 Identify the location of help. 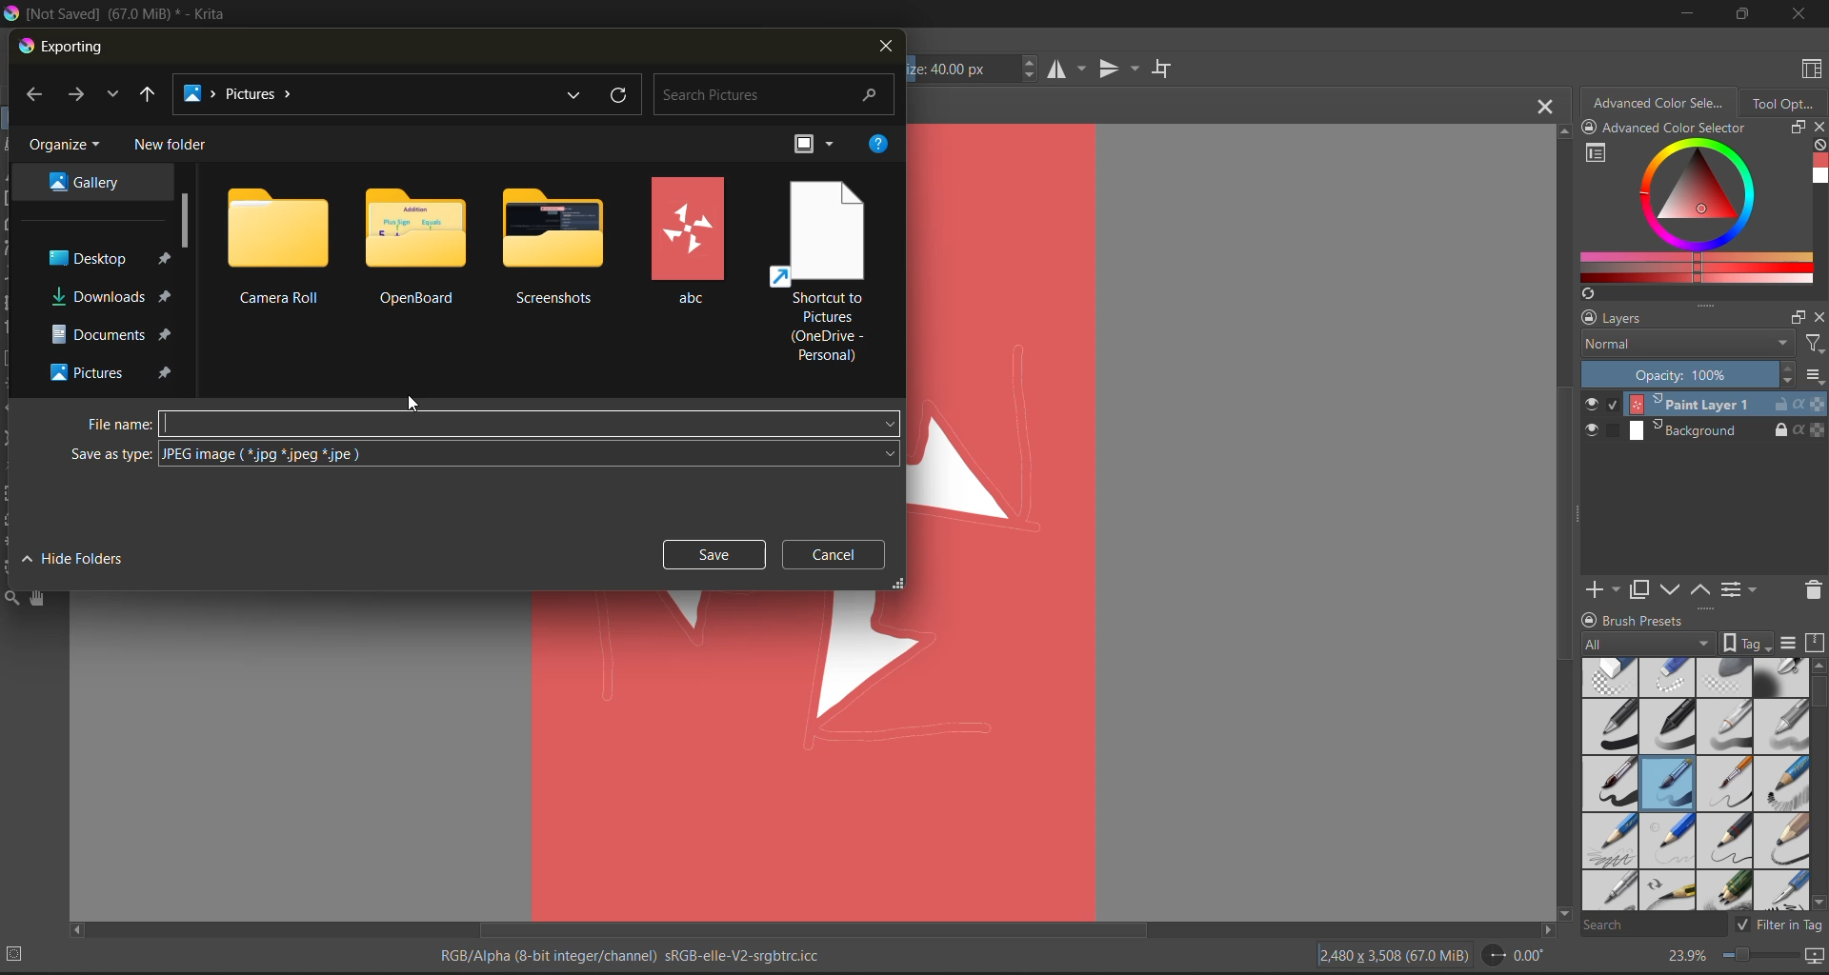
(878, 146).